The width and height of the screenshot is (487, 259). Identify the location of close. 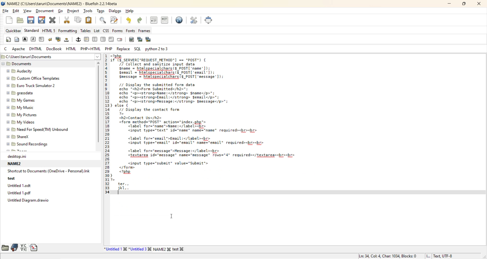
(477, 4).